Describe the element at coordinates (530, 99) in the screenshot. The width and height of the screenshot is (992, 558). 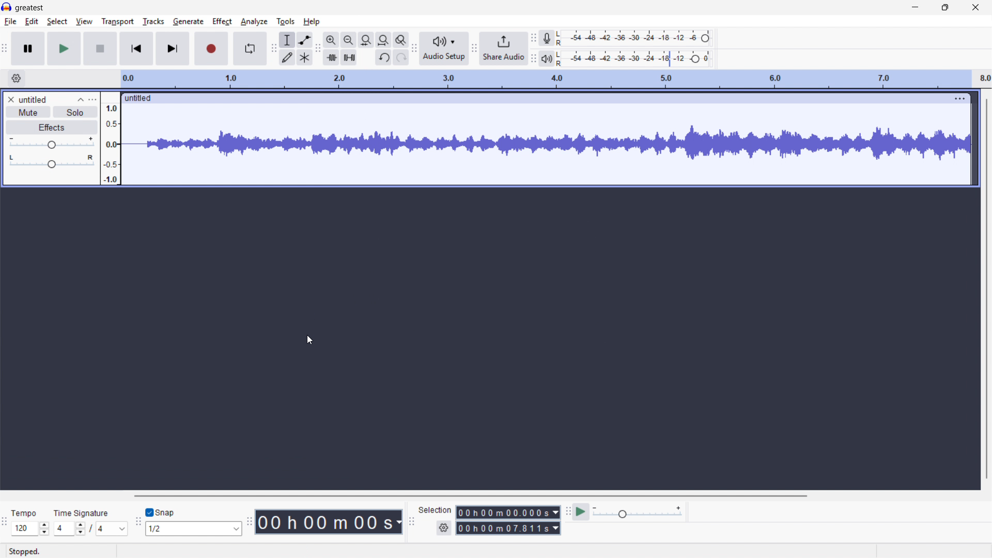
I see `click to drag` at that location.